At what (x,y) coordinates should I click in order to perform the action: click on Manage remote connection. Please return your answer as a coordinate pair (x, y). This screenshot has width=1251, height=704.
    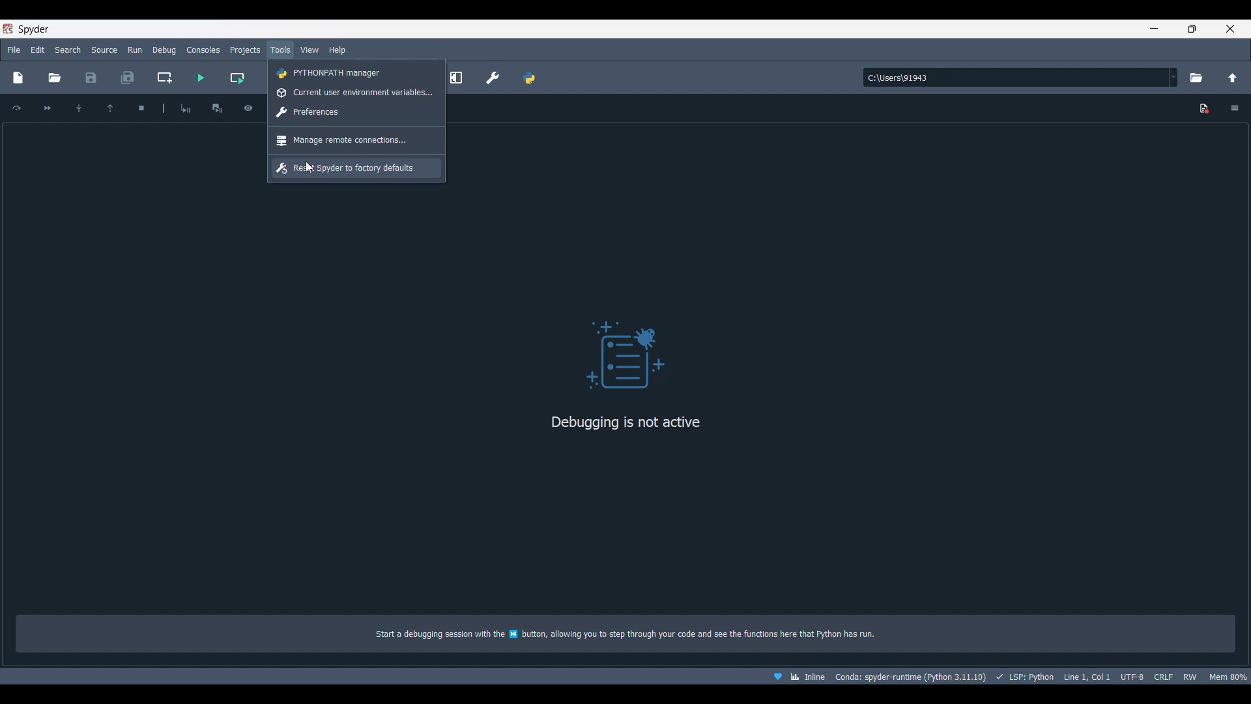
    Looking at the image, I should click on (356, 141).